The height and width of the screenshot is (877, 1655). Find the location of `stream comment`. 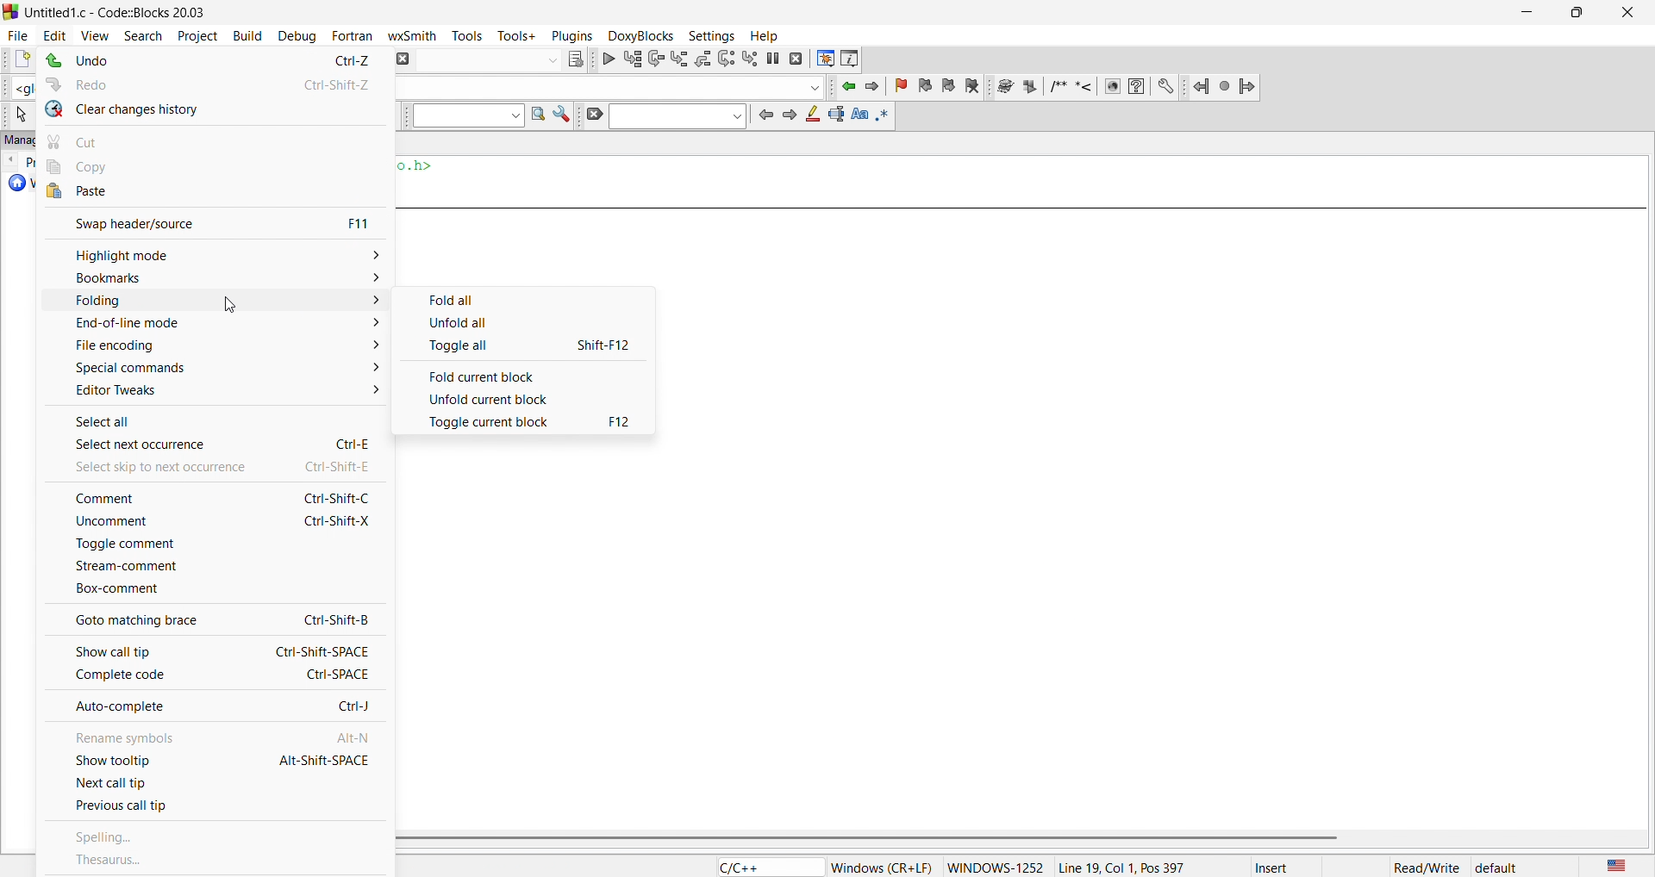

stream comment is located at coordinates (214, 565).